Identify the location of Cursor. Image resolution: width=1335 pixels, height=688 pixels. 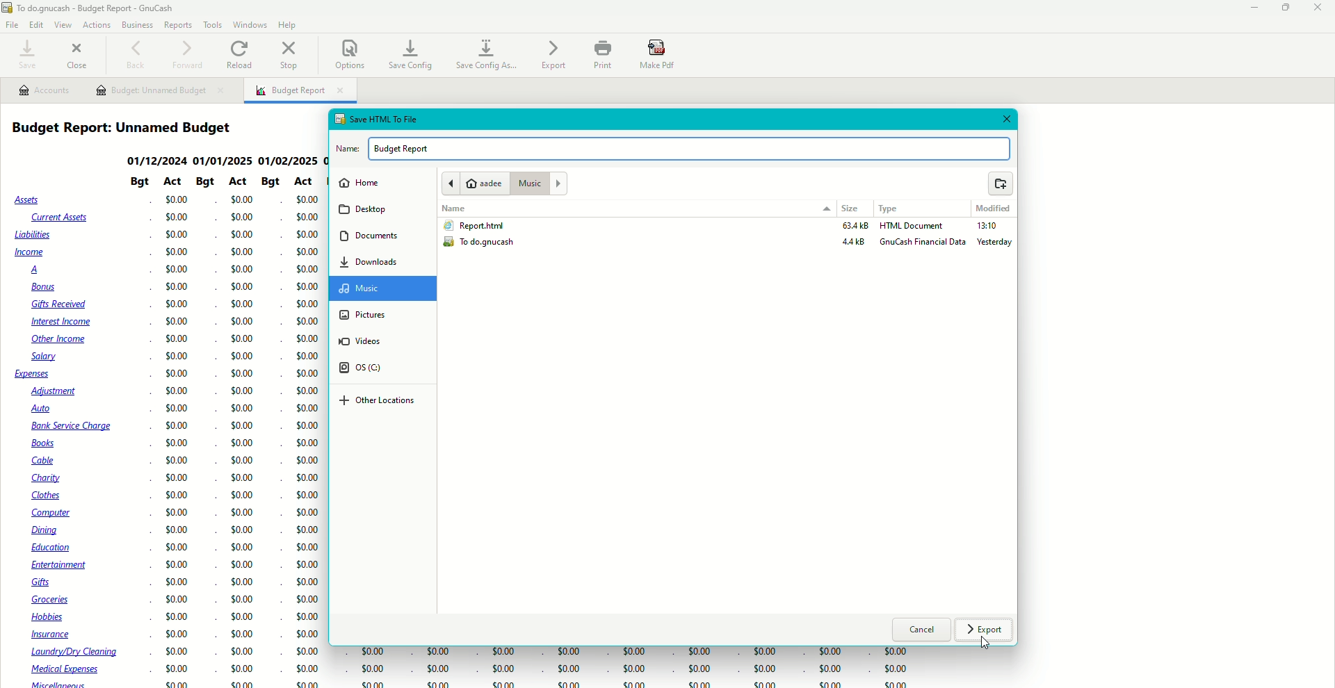
(985, 645).